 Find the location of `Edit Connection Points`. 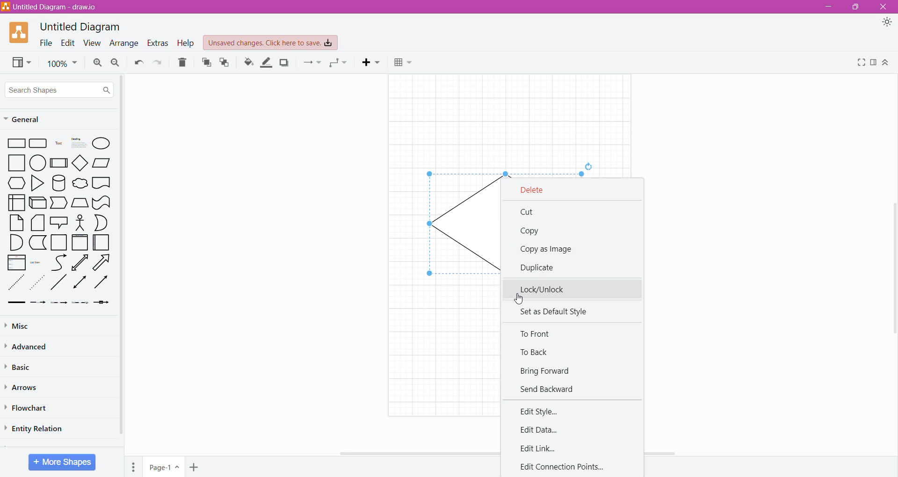

Edit Connection Points is located at coordinates (566, 466).